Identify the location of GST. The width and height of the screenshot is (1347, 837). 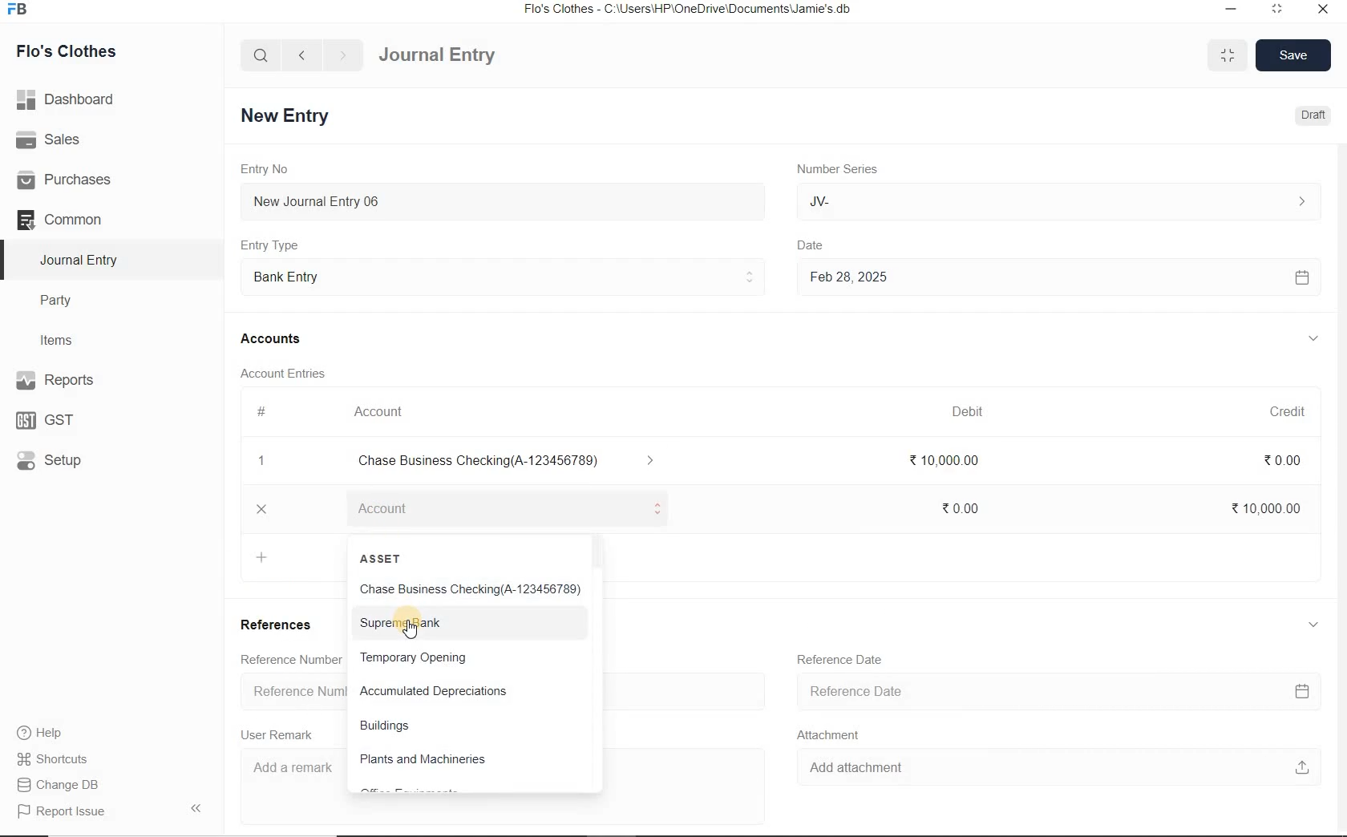
(52, 418).